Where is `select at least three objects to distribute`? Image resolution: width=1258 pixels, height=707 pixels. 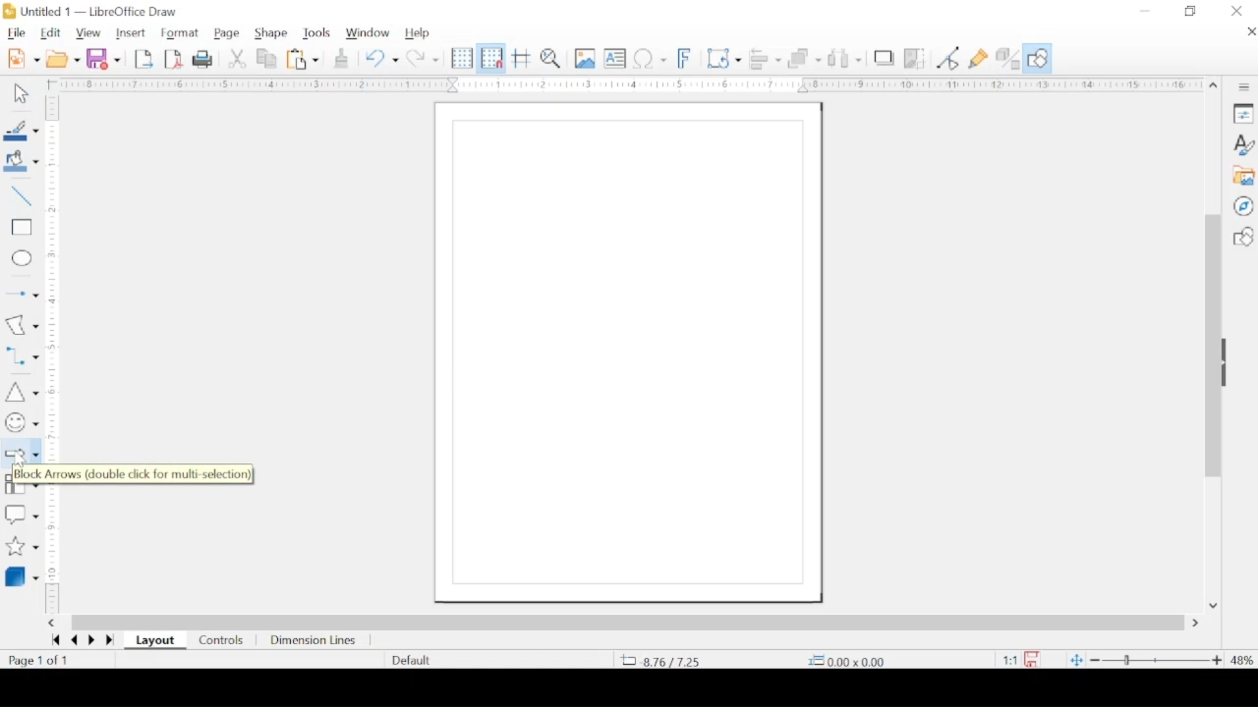
select at least three objects to distribute is located at coordinates (846, 58).